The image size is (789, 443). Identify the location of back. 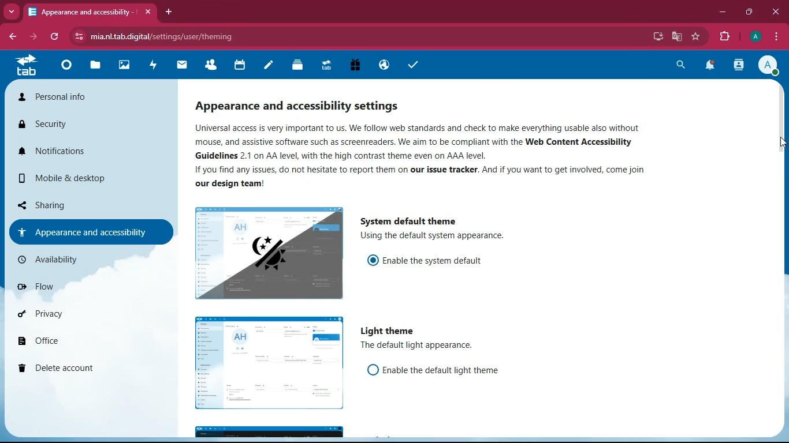
(15, 36).